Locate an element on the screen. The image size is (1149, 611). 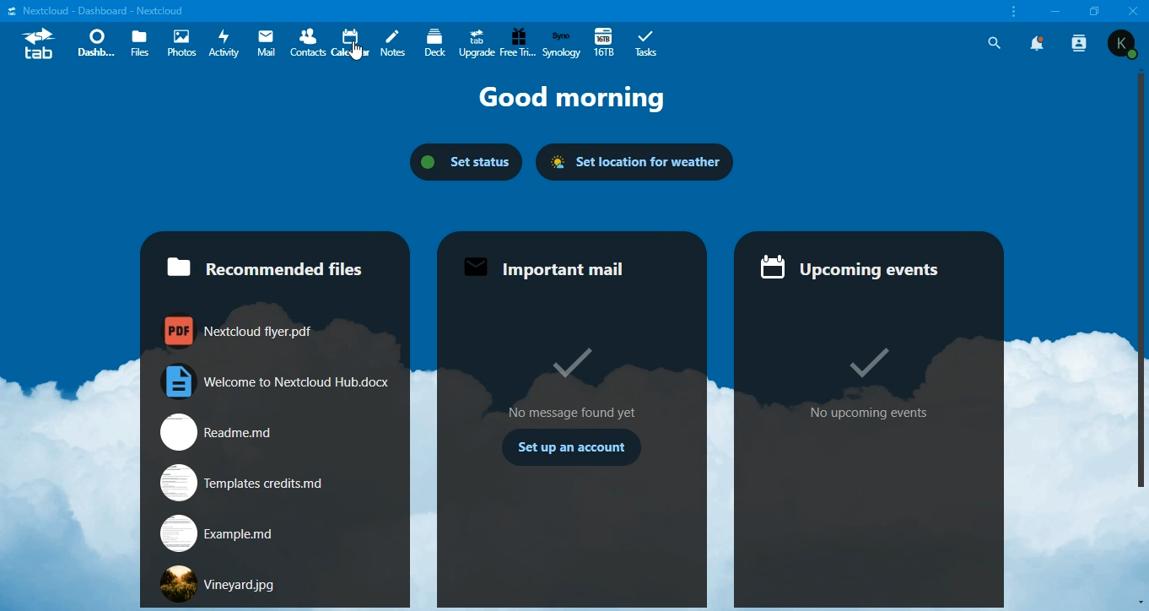
upgrade is located at coordinates (477, 42).